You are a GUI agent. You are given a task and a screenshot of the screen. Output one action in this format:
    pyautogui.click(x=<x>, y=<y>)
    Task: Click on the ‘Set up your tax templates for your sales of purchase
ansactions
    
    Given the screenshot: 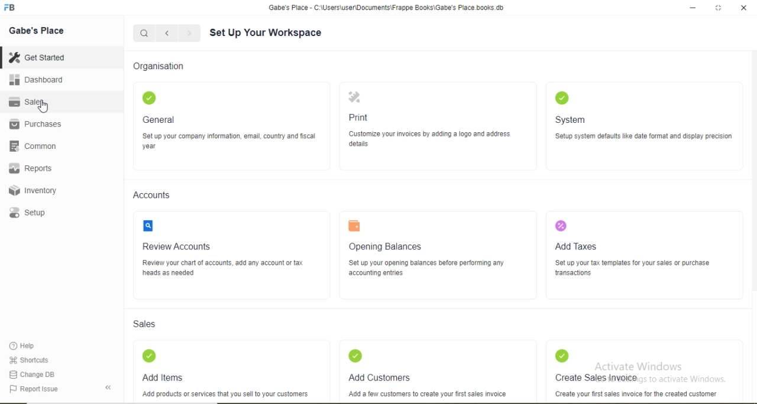 What is the action you would take?
    pyautogui.click(x=633, y=268)
    